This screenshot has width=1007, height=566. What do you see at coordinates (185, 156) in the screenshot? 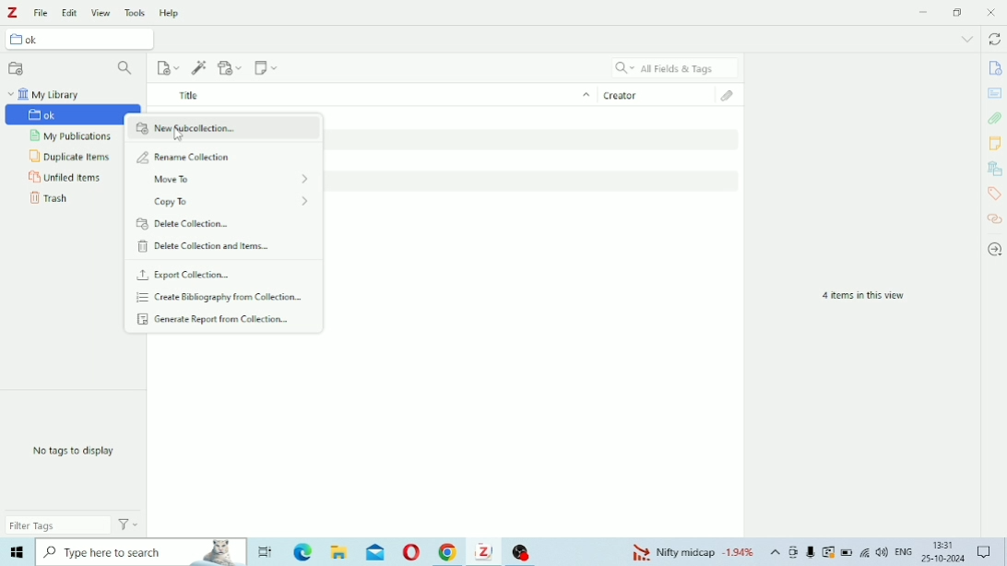
I see `Rename Collection` at bounding box center [185, 156].